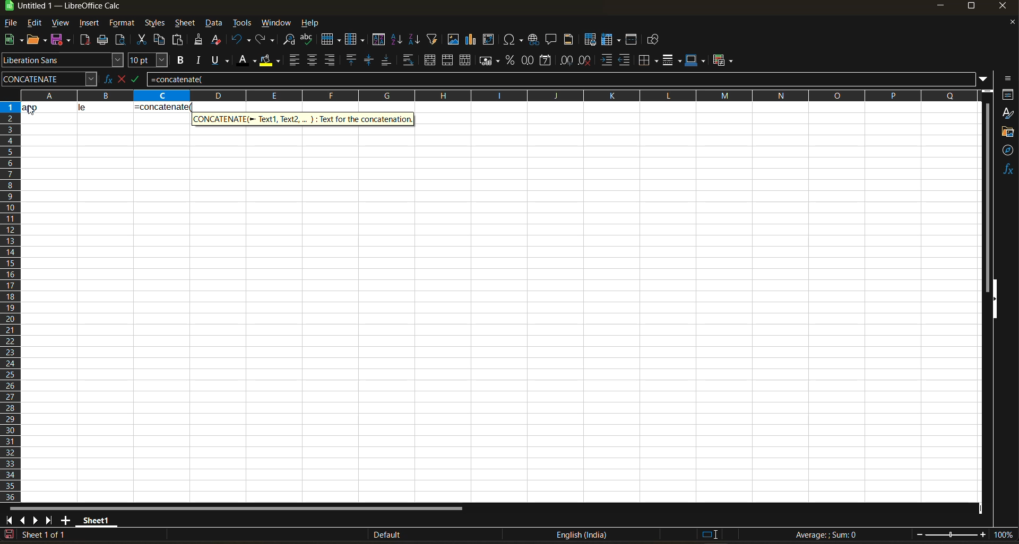 Image resolution: width=1019 pixels, height=544 pixels. What do you see at coordinates (34, 22) in the screenshot?
I see `edit` at bounding box center [34, 22].